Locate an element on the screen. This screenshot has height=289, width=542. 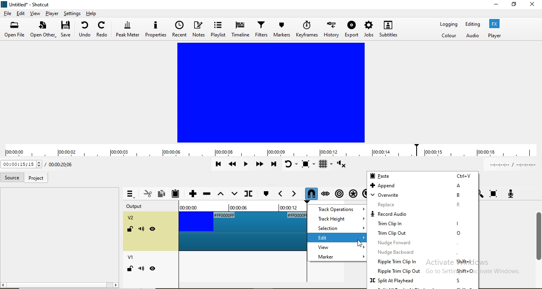
Fx is located at coordinates (495, 23).